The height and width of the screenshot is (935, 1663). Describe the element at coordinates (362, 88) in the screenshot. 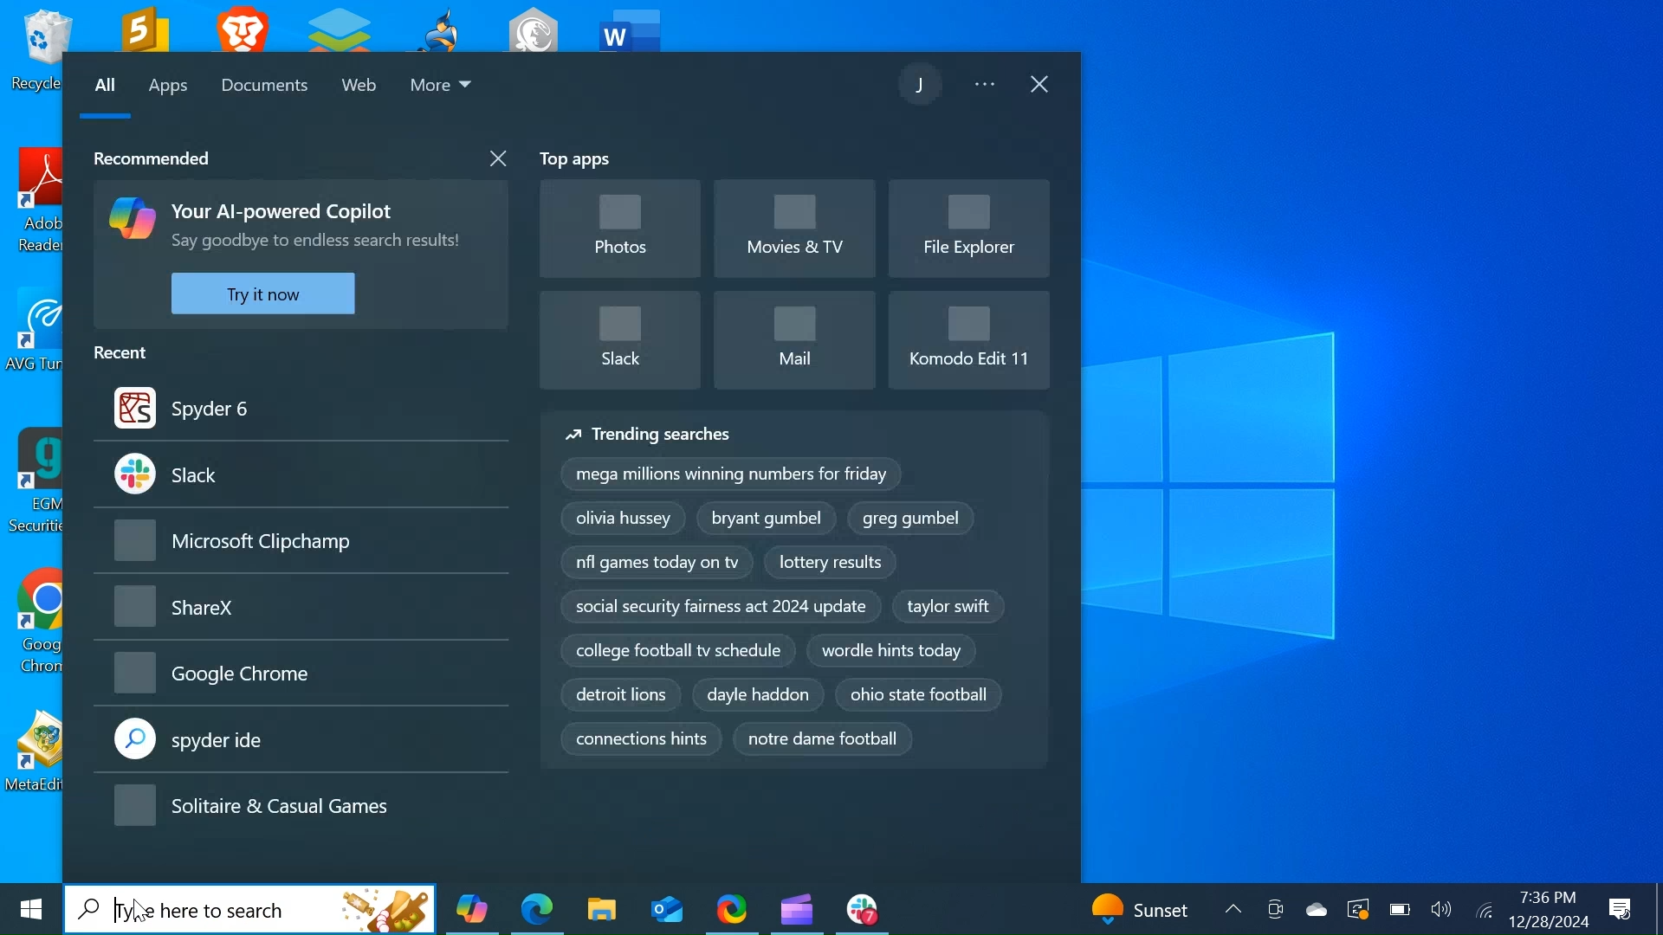

I see `Web` at that location.